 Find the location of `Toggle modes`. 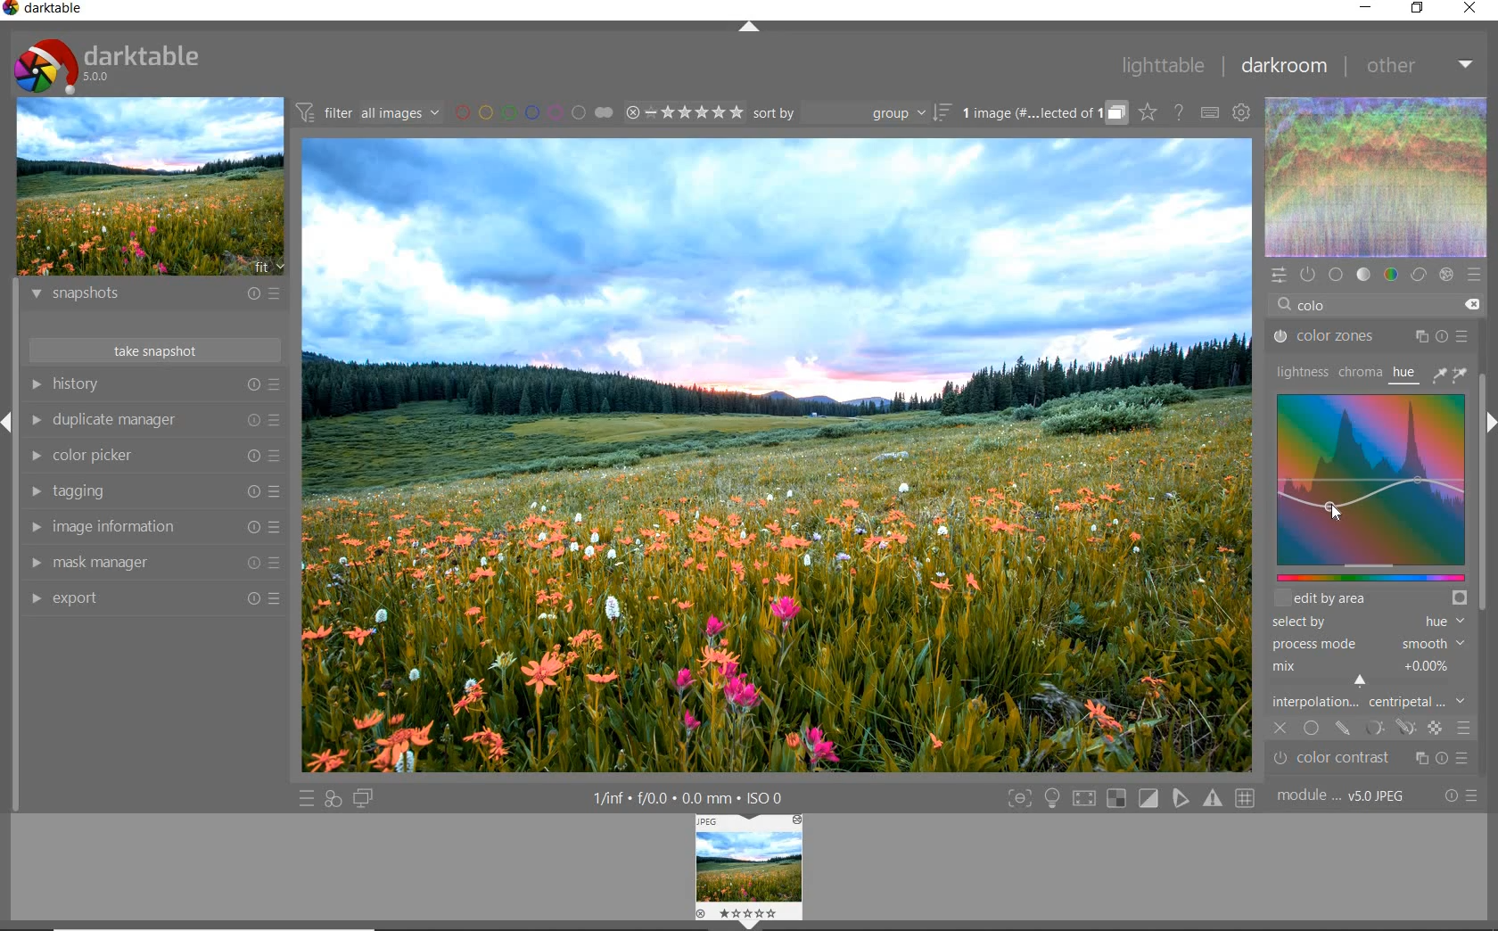

Toggle modes is located at coordinates (1131, 799).